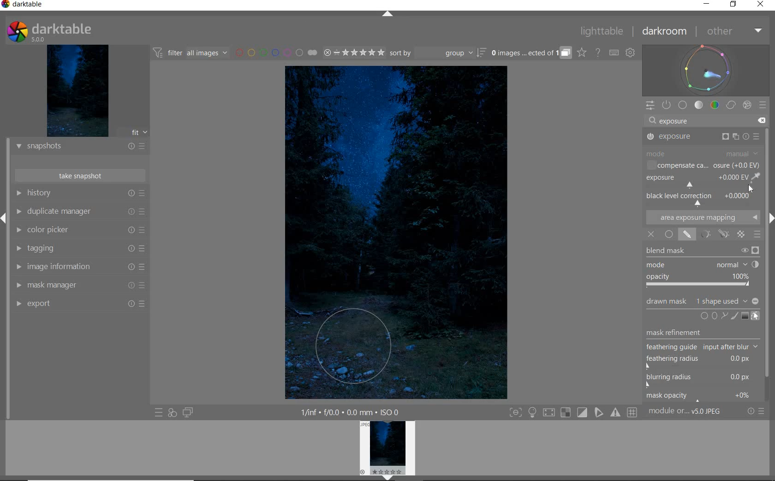 Image resolution: width=775 pixels, height=481 pixels. What do you see at coordinates (190, 412) in the screenshot?
I see `DISPLAY A SECOND DARKROOM IMAGE WINDOW` at bounding box center [190, 412].